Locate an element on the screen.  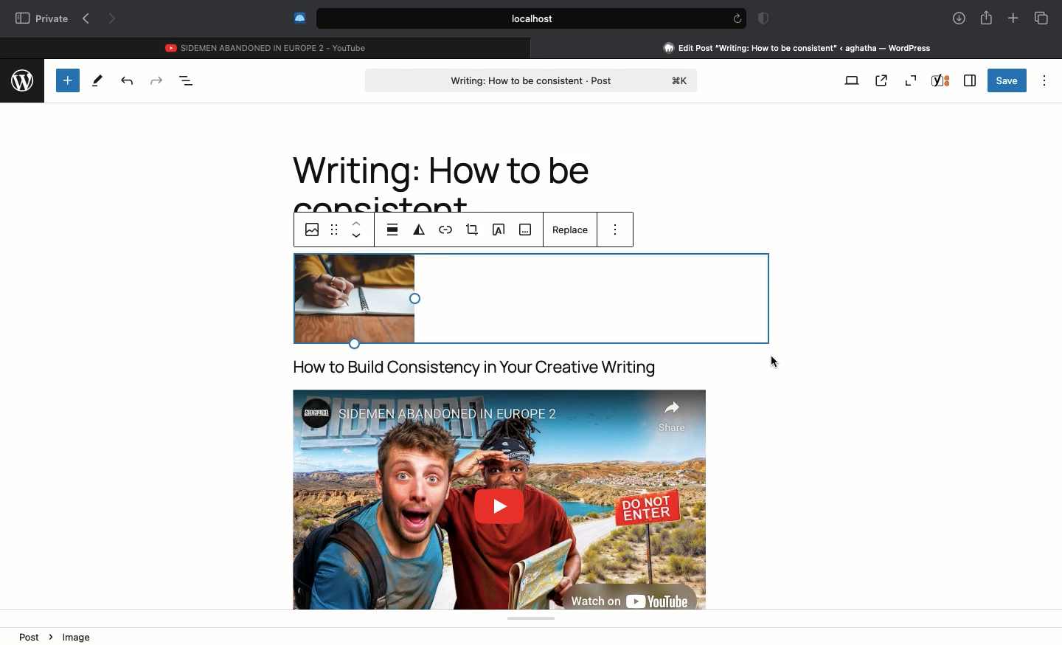
close is located at coordinates (538, 47).